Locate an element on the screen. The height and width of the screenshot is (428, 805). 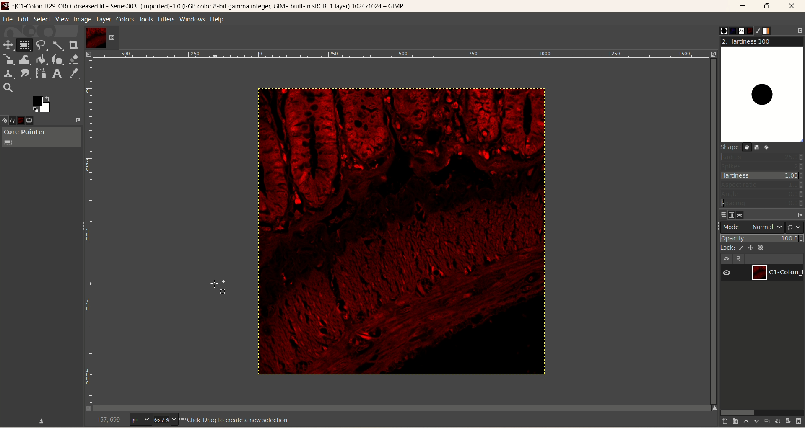
filters is located at coordinates (165, 19).